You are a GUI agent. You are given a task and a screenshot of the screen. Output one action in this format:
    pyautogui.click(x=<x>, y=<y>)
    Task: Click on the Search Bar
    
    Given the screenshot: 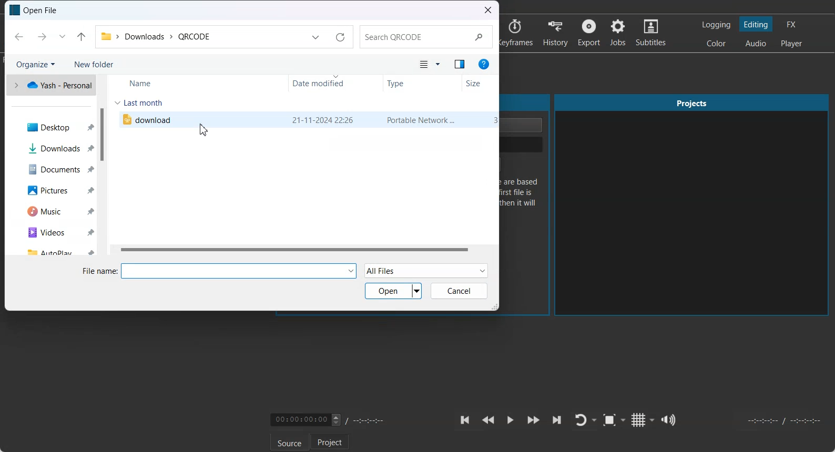 What is the action you would take?
    pyautogui.click(x=426, y=36)
    